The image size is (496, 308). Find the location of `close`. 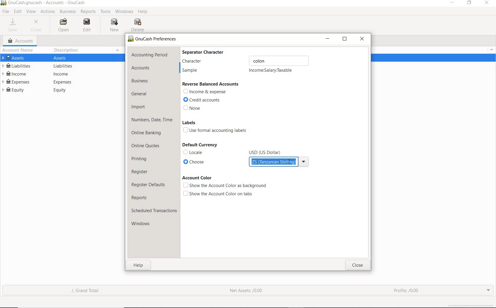

close is located at coordinates (363, 38).